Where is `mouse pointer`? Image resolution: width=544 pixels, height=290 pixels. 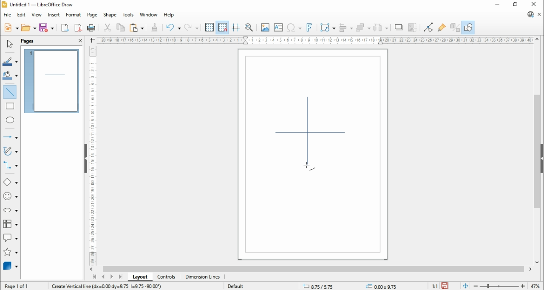 mouse pointer is located at coordinates (308, 165).